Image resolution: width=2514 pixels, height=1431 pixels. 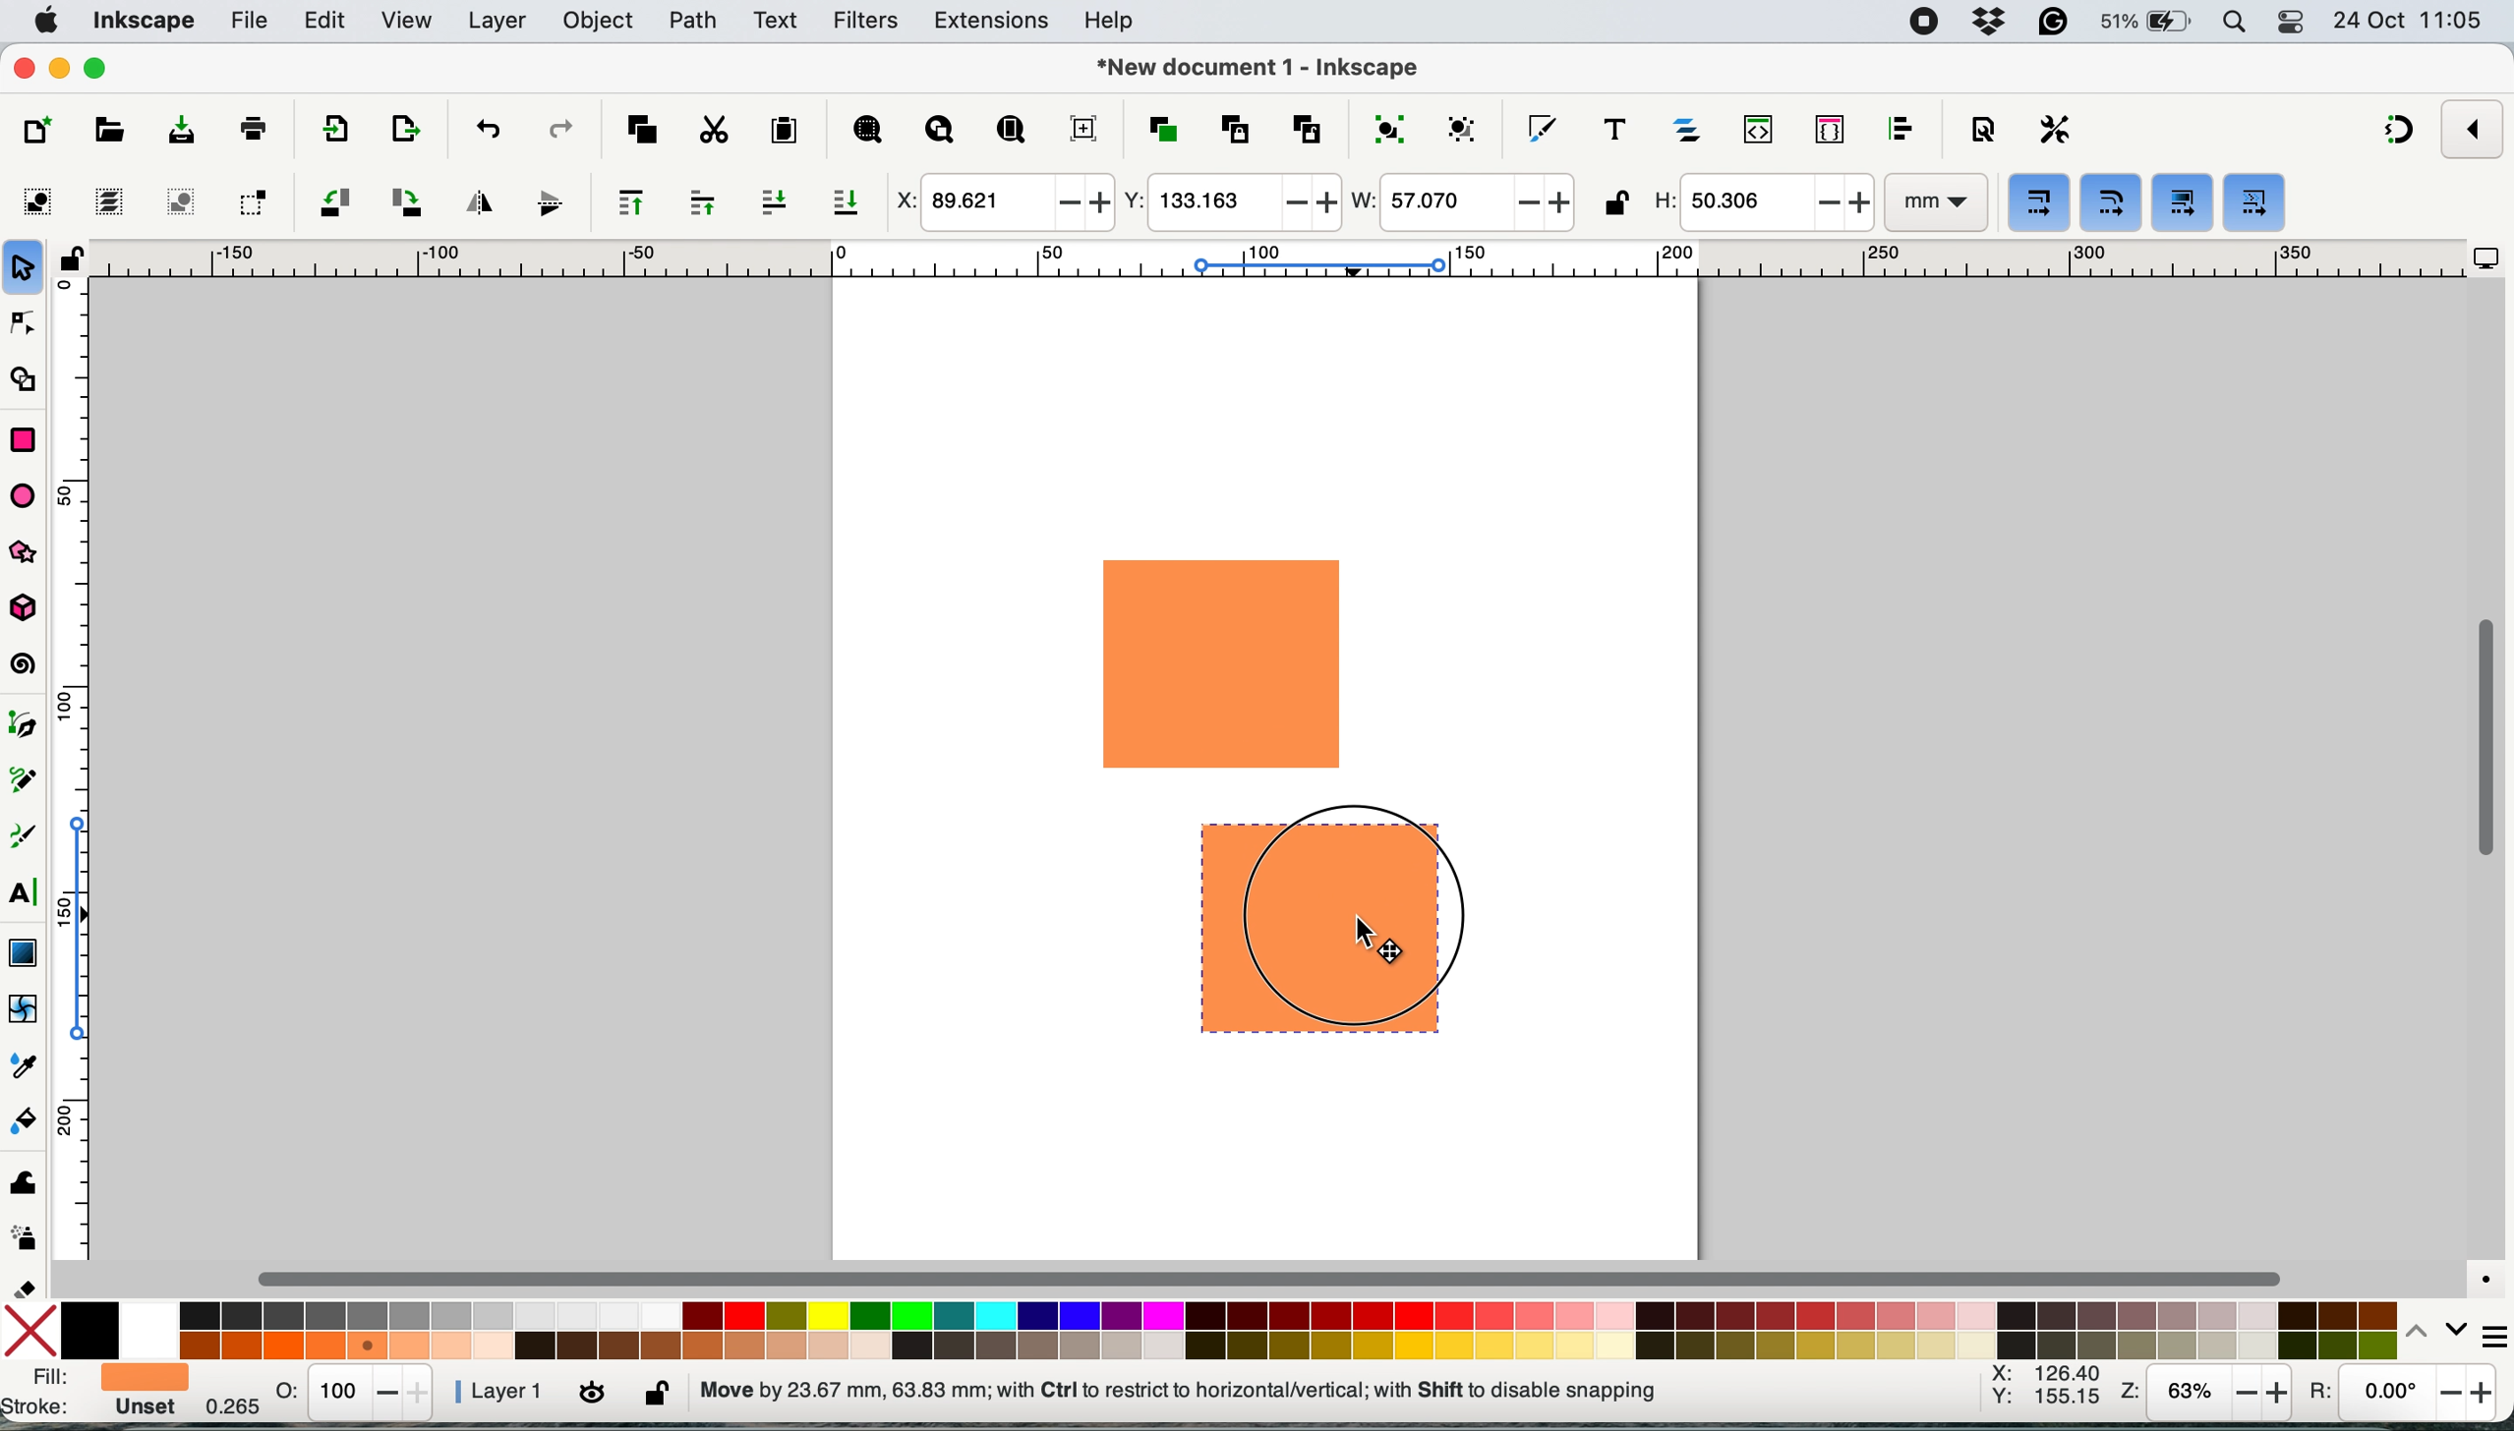 What do you see at coordinates (622, 201) in the screenshot?
I see `raise selection to top` at bounding box center [622, 201].